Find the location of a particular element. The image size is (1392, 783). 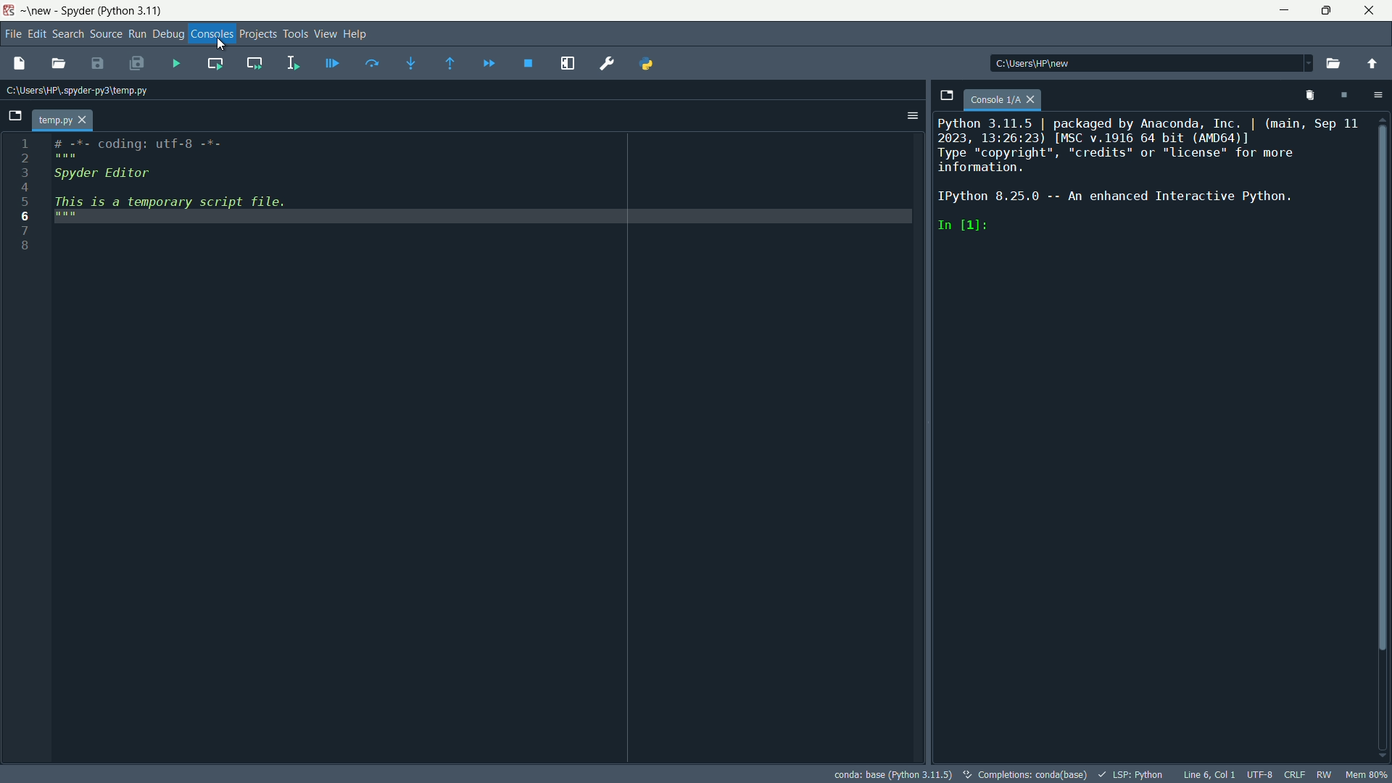

view menu is located at coordinates (326, 34).